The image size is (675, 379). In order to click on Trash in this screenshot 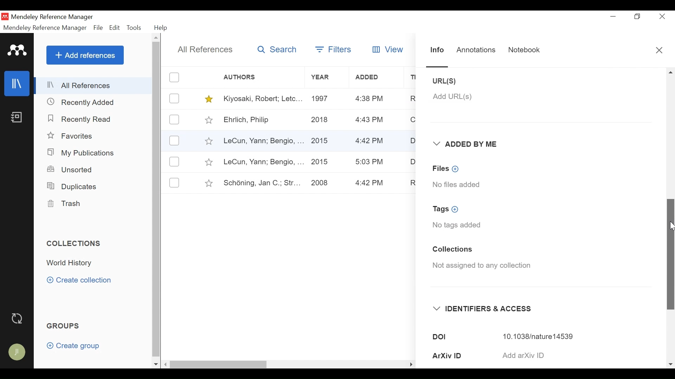, I will do `click(64, 204)`.